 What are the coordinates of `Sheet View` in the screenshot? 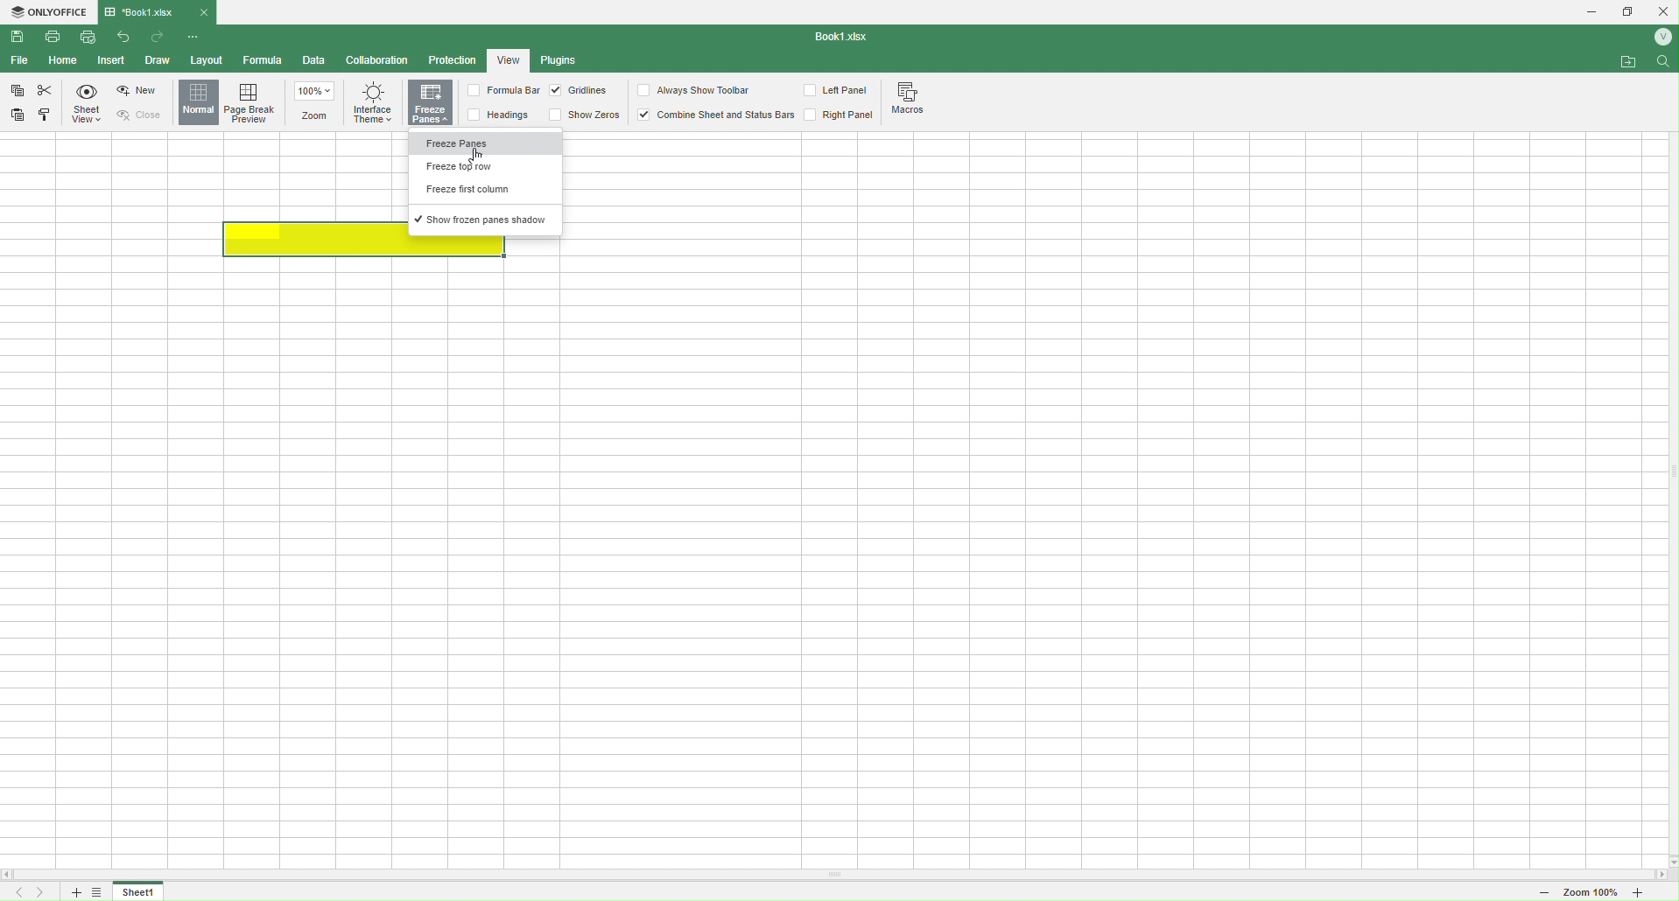 It's located at (89, 105).